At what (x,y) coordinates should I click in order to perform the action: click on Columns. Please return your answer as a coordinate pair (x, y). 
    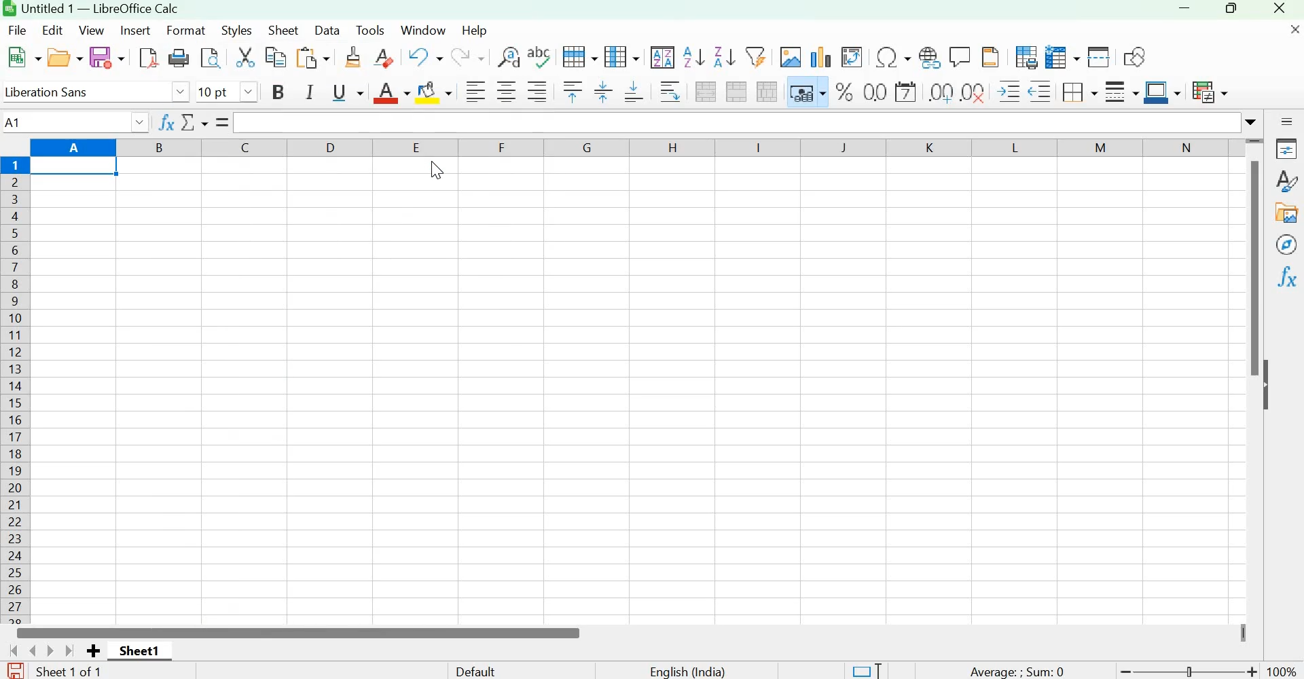
    Looking at the image, I should click on (16, 390).